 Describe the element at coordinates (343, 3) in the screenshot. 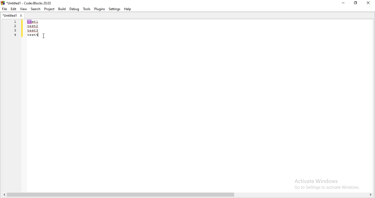

I see `minimize` at that location.